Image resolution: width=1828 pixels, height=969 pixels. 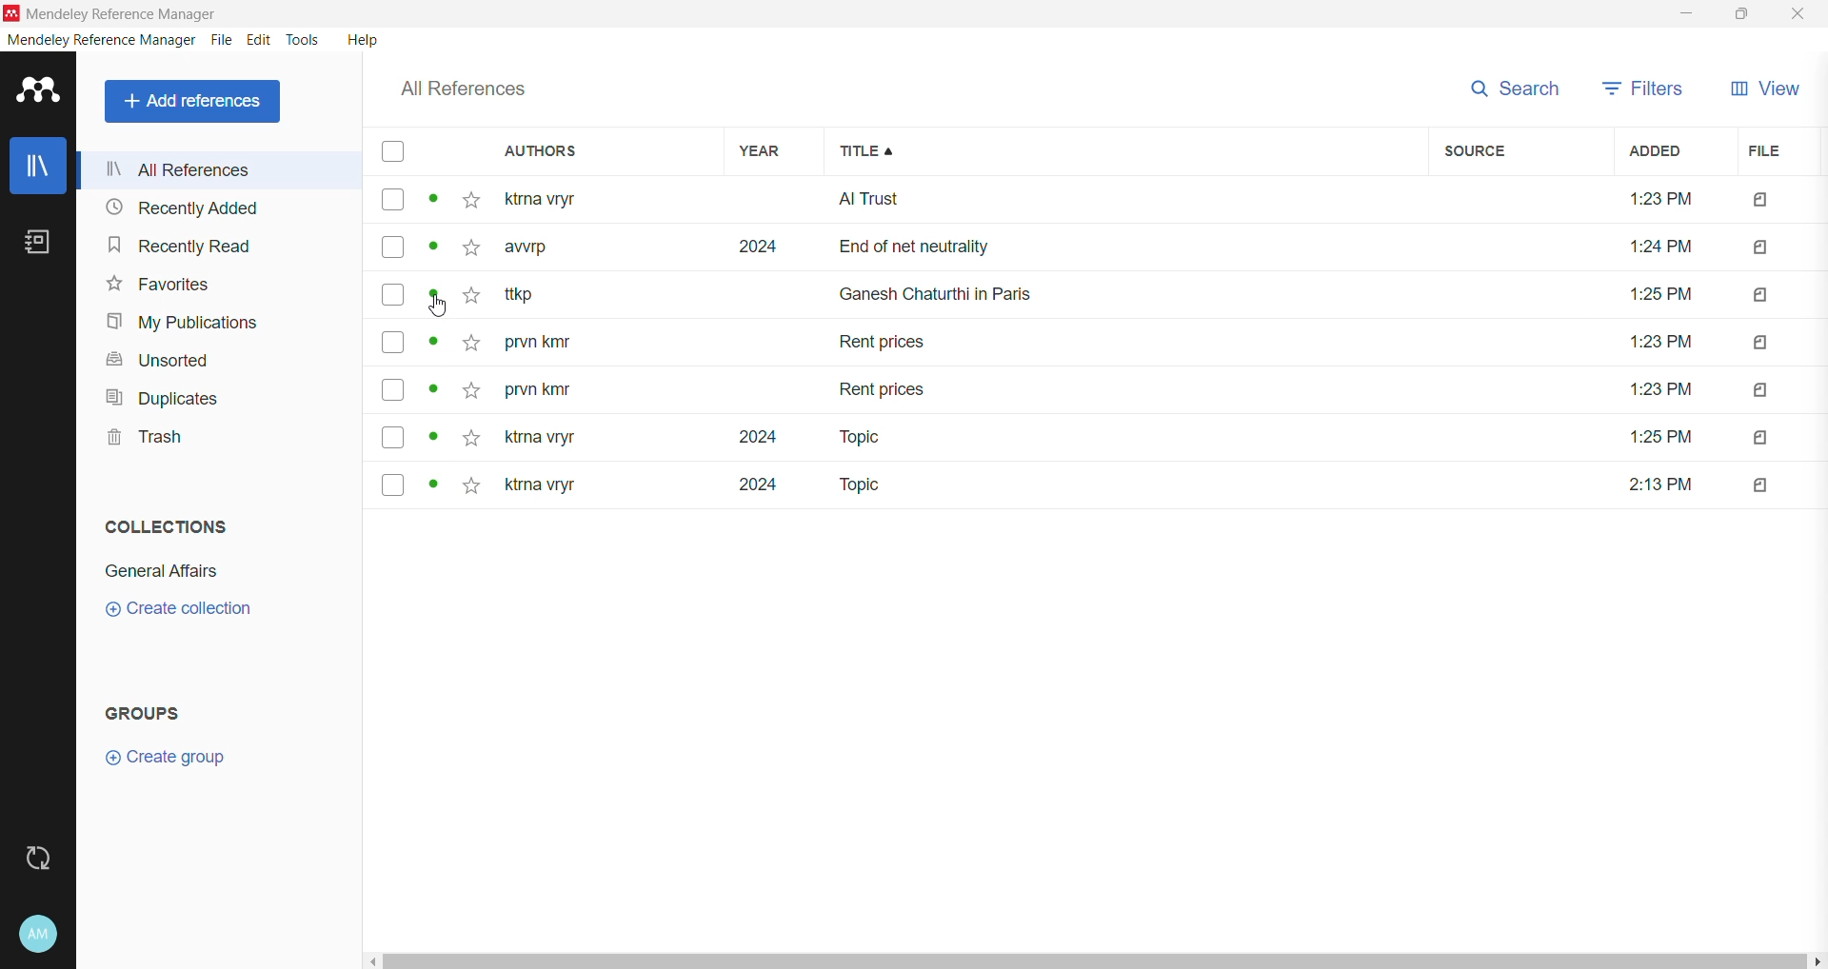 I want to click on Click to add the reference item to Favorites, so click(x=476, y=344).